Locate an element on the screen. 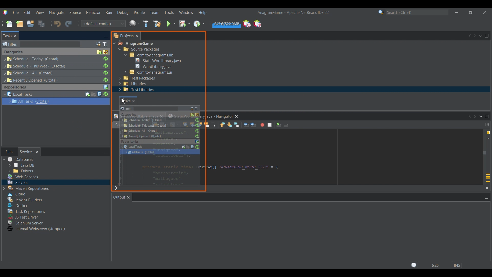 The width and height of the screenshot is (492, 277). Debug main project settings is located at coordinates (184, 24).